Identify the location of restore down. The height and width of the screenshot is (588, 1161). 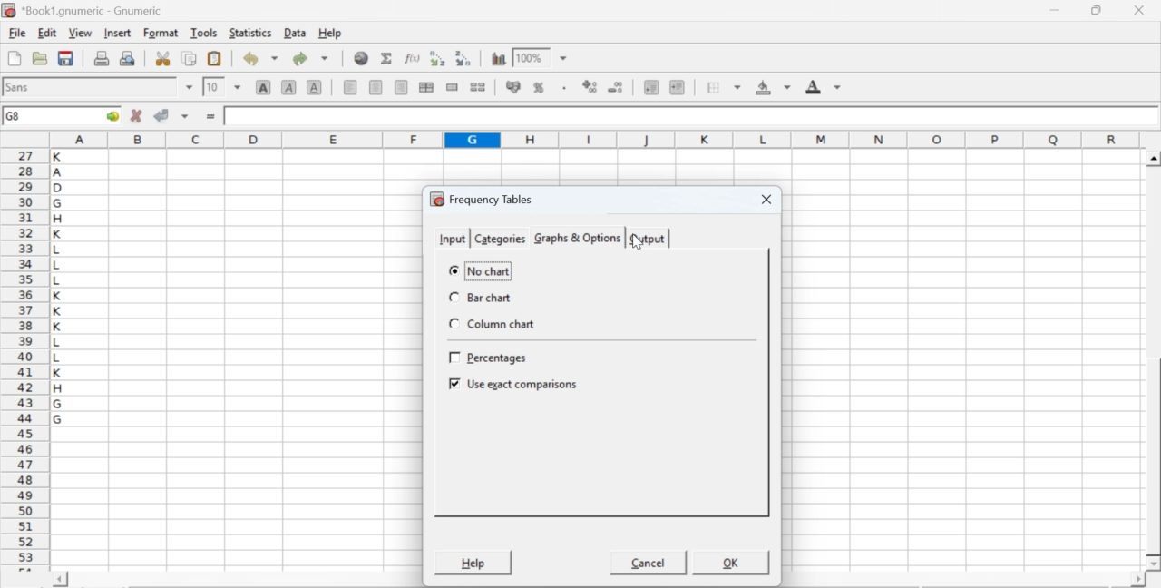
(1098, 11).